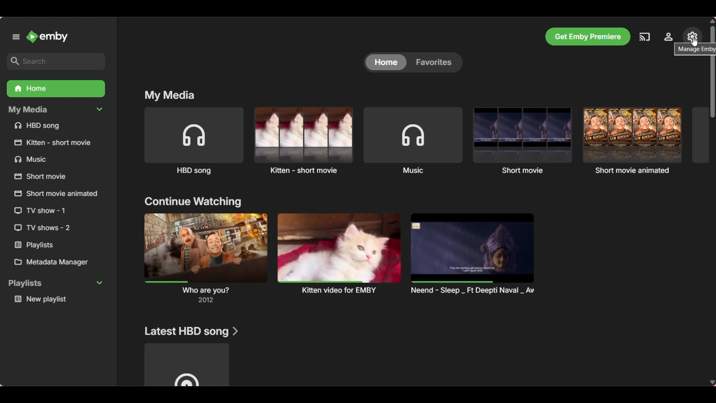 The height and width of the screenshot is (403, 716). What do you see at coordinates (56, 142) in the screenshot?
I see `Short movie` at bounding box center [56, 142].